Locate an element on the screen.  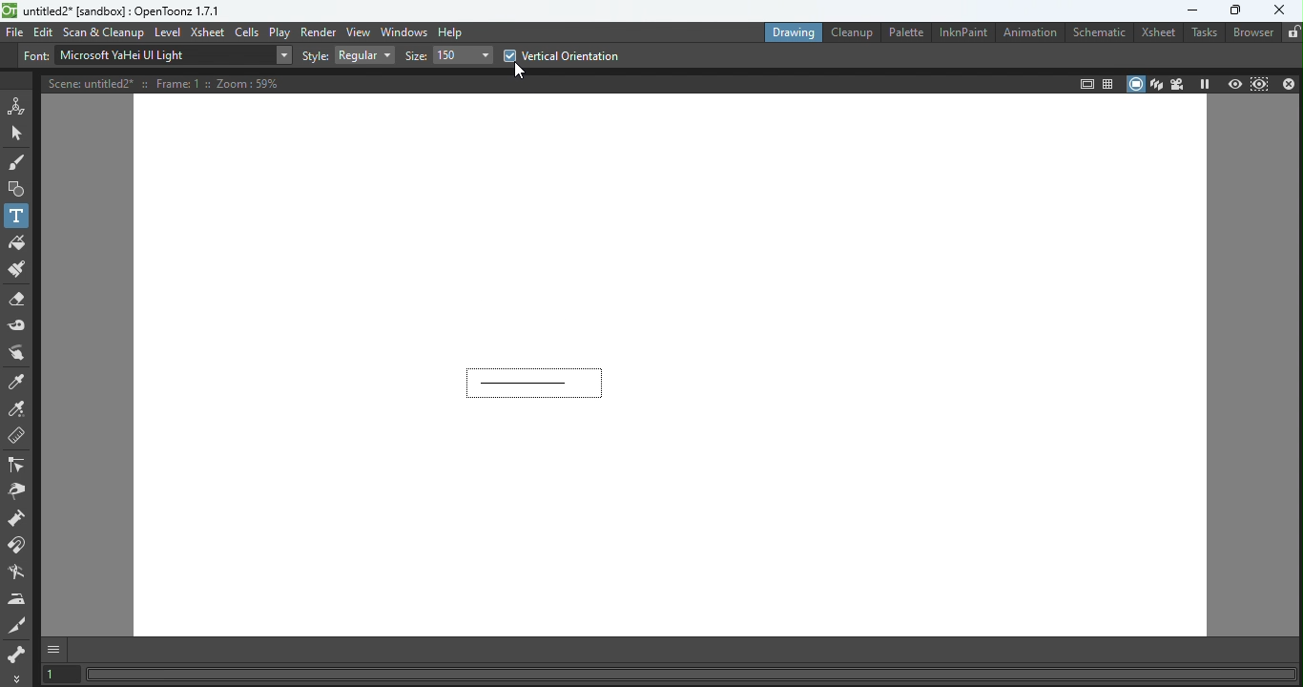
Geometric tool is located at coordinates (18, 187).